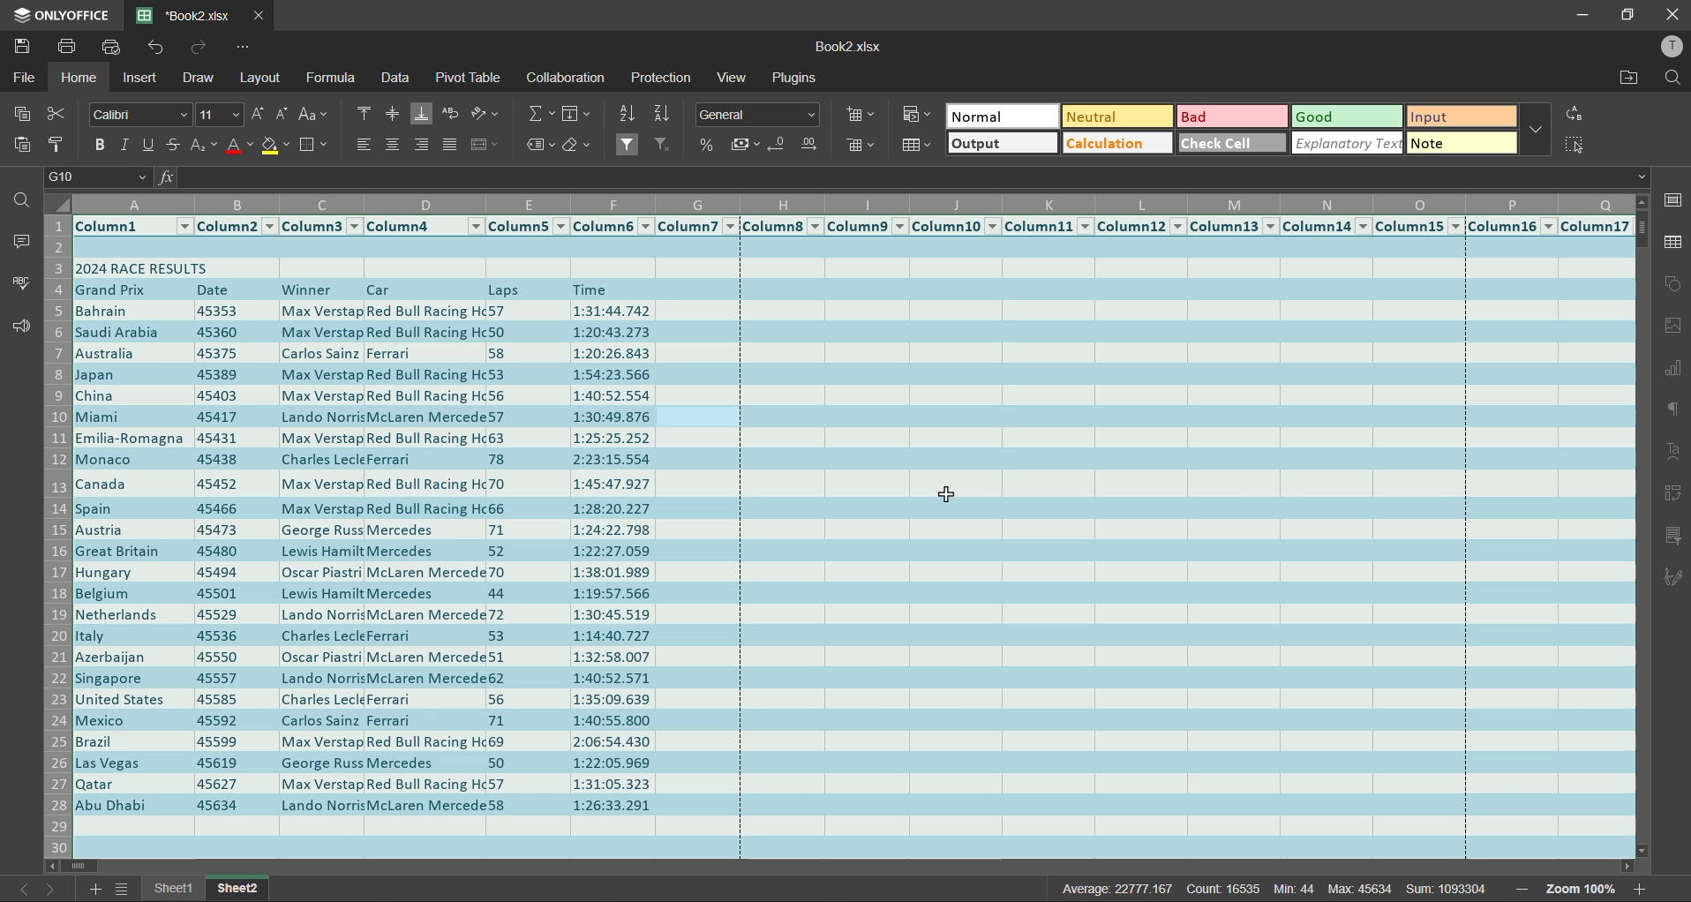 This screenshot has width=1691, height=902. I want to click on layout, so click(261, 79).